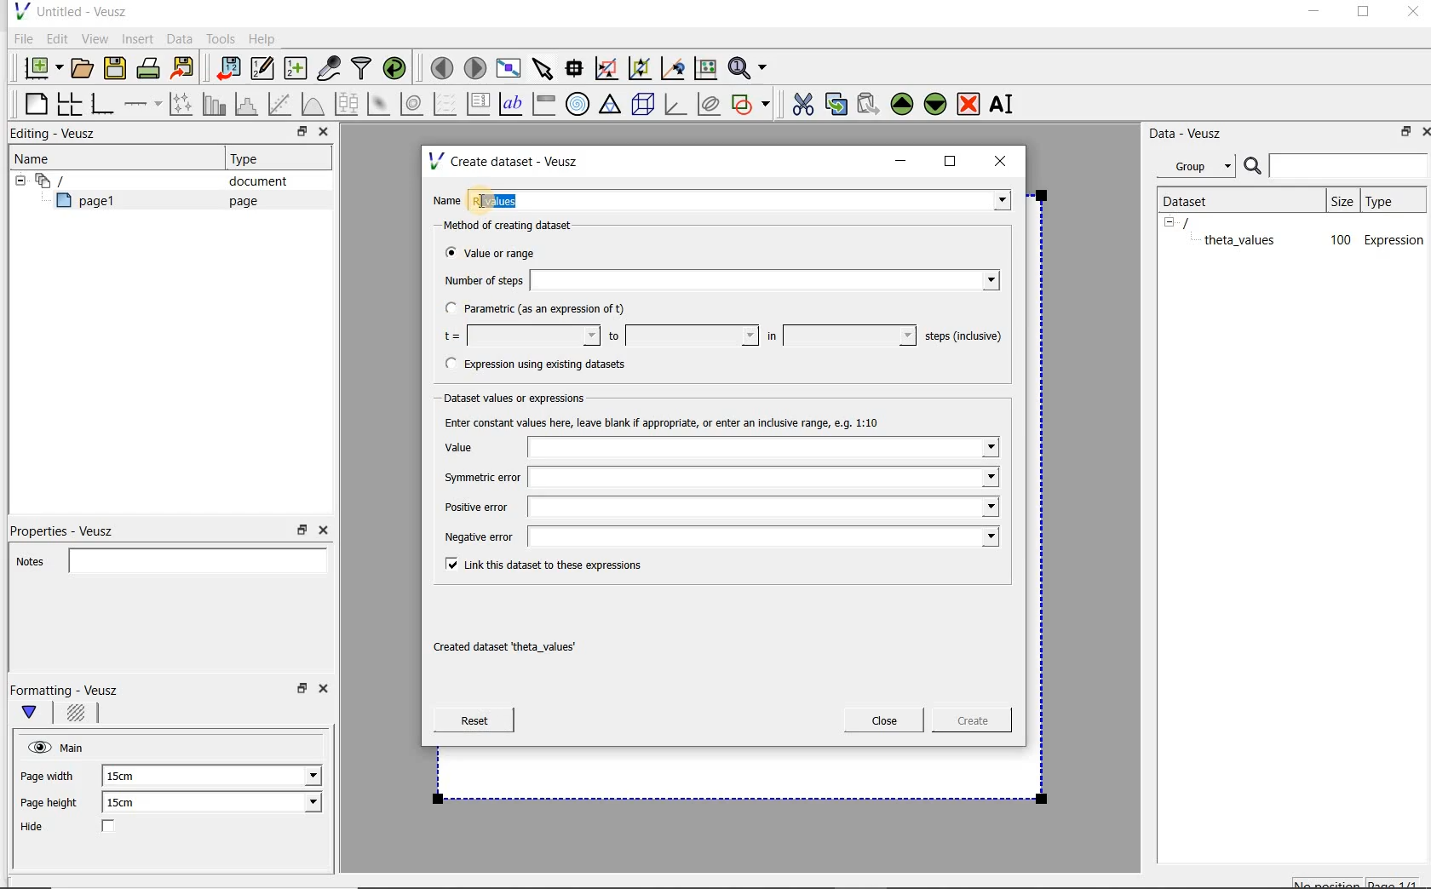 This screenshot has height=889, width=1431. Describe the element at coordinates (39, 66) in the screenshot. I see `new document` at that location.